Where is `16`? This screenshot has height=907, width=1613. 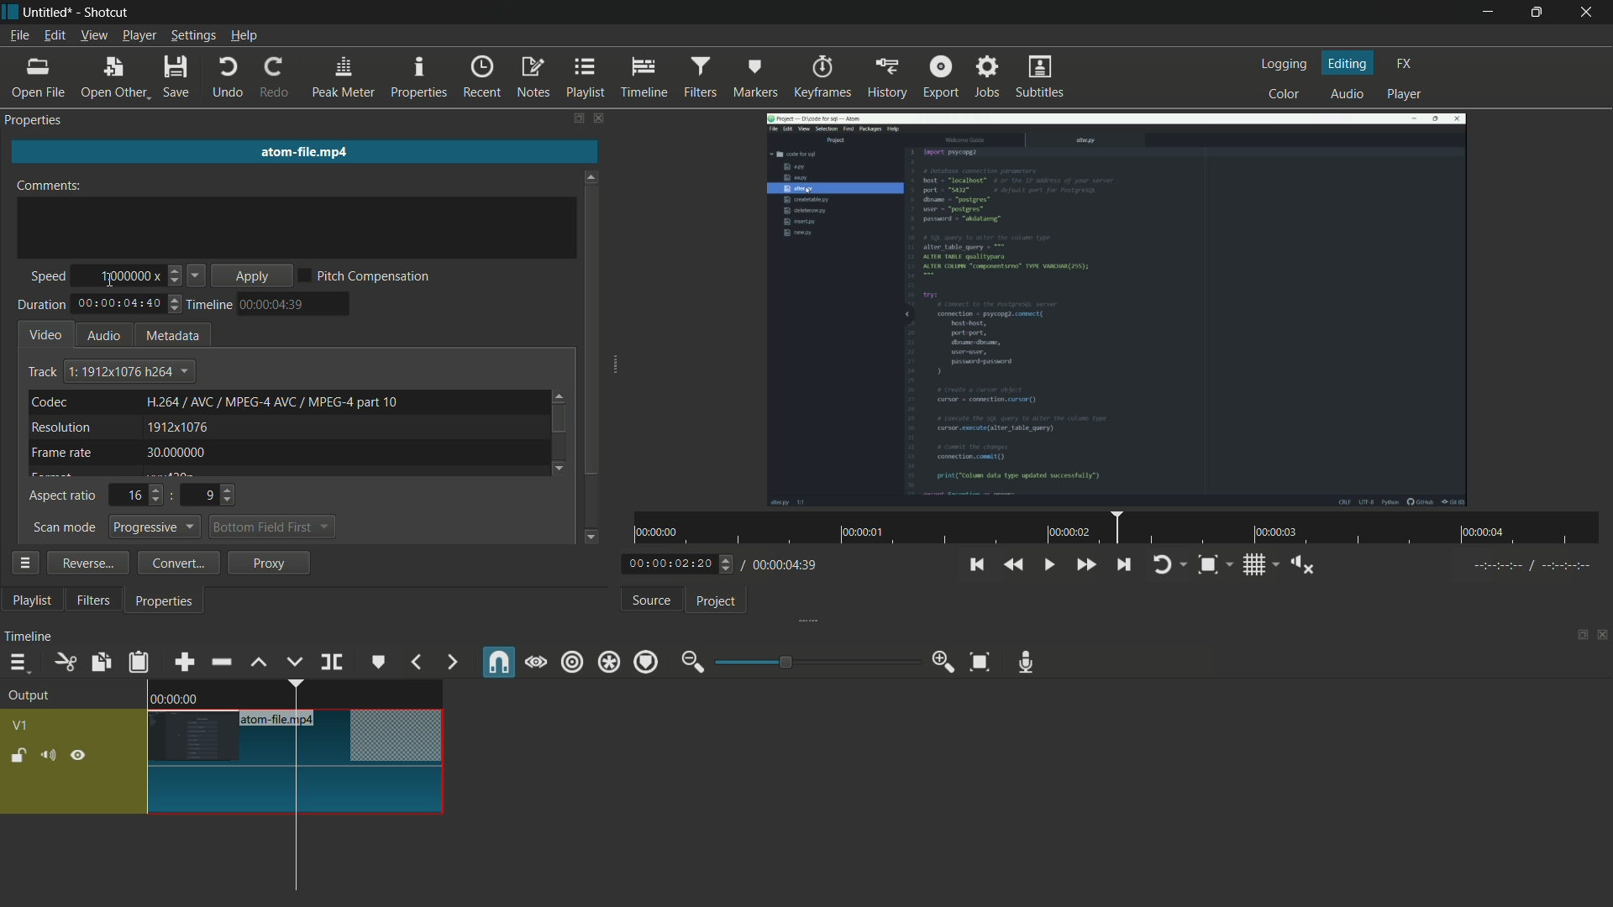 16 is located at coordinates (134, 496).